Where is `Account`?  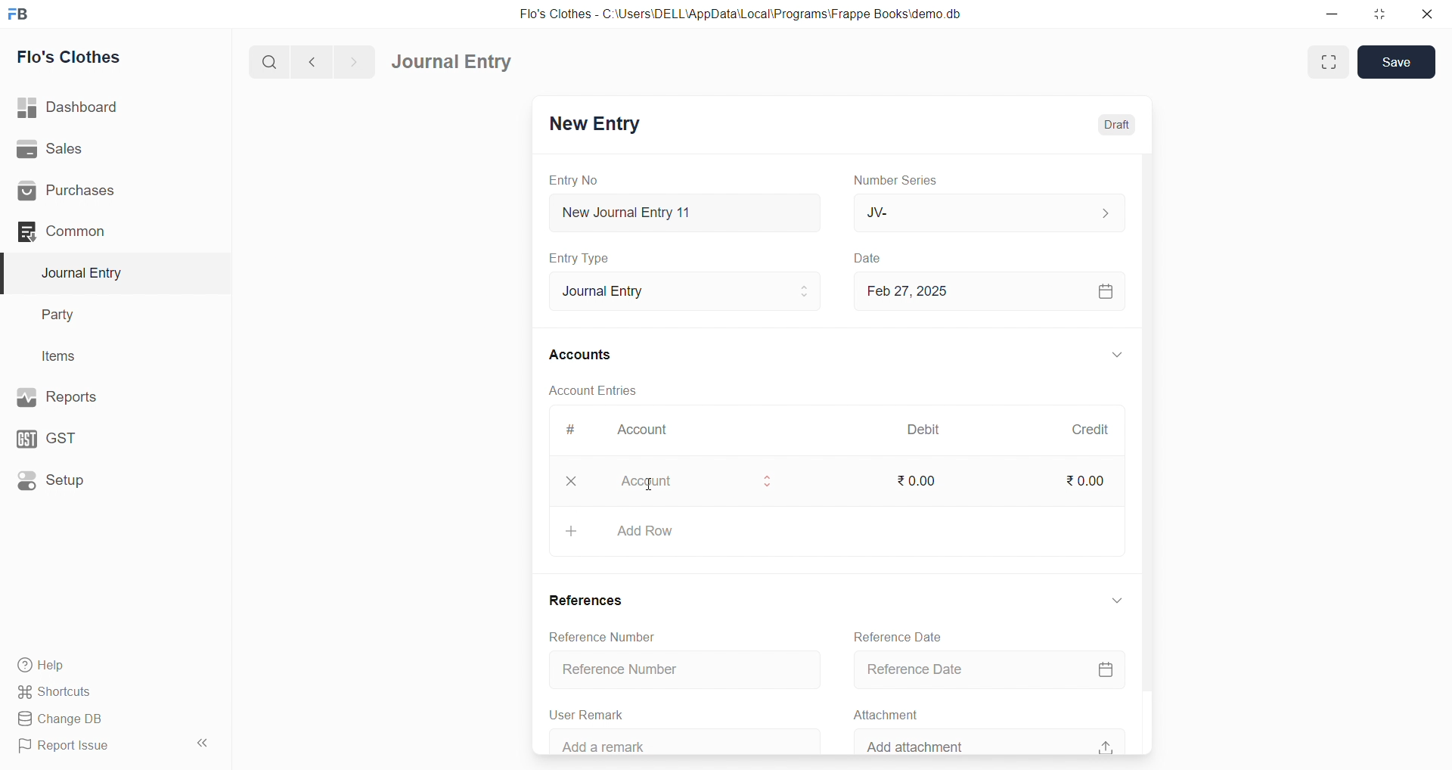
Account is located at coordinates (693, 483).